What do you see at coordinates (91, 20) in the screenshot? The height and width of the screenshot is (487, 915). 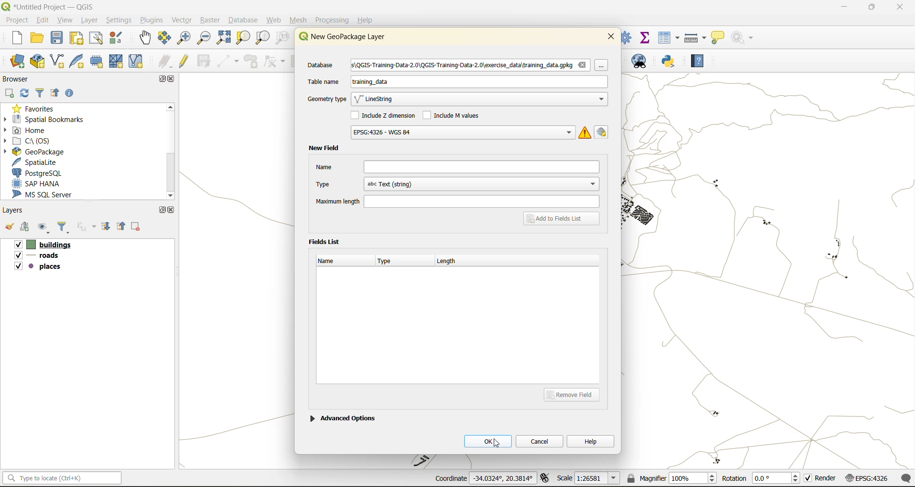 I see `layer` at bounding box center [91, 20].